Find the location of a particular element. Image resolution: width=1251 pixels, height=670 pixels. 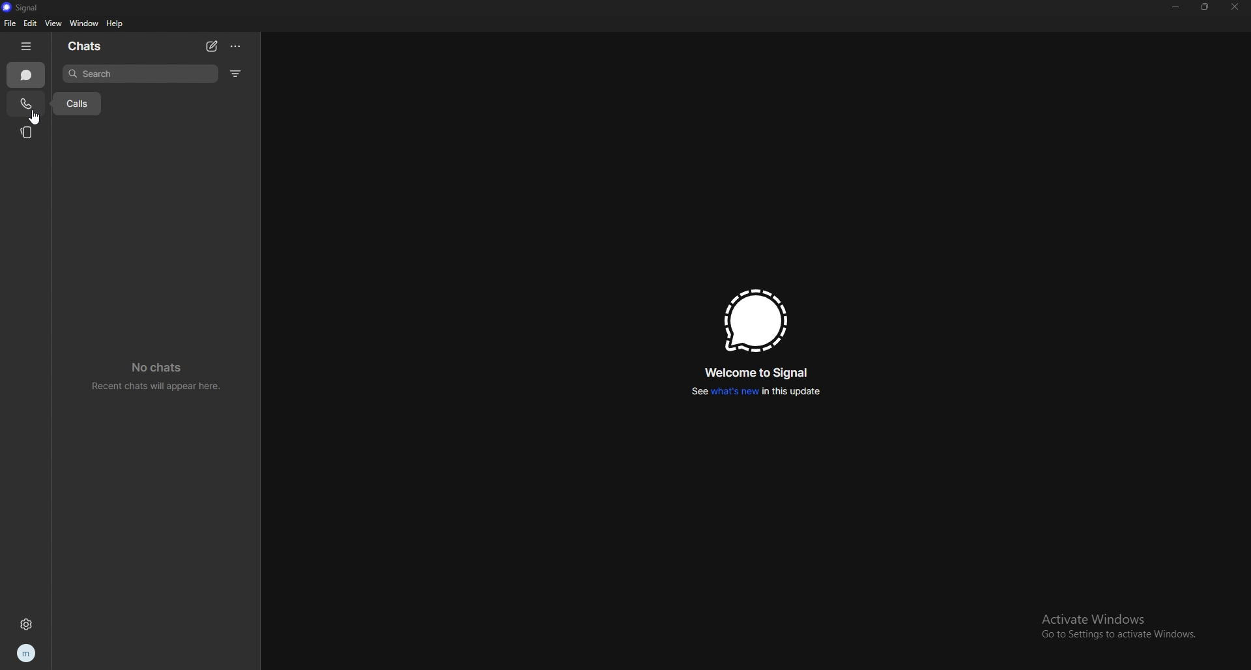

new chat is located at coordinates (211, 46).